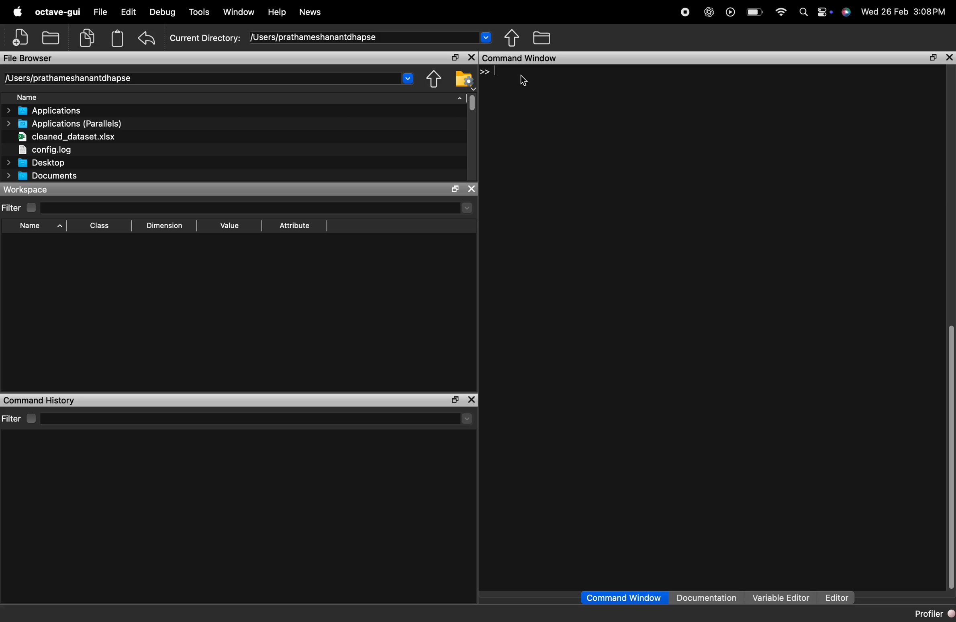 The image size is (956, 622). What do you see at coordinates (39, 227) in the screenshot?
I see `Name ` at bounding box center [39, 227].